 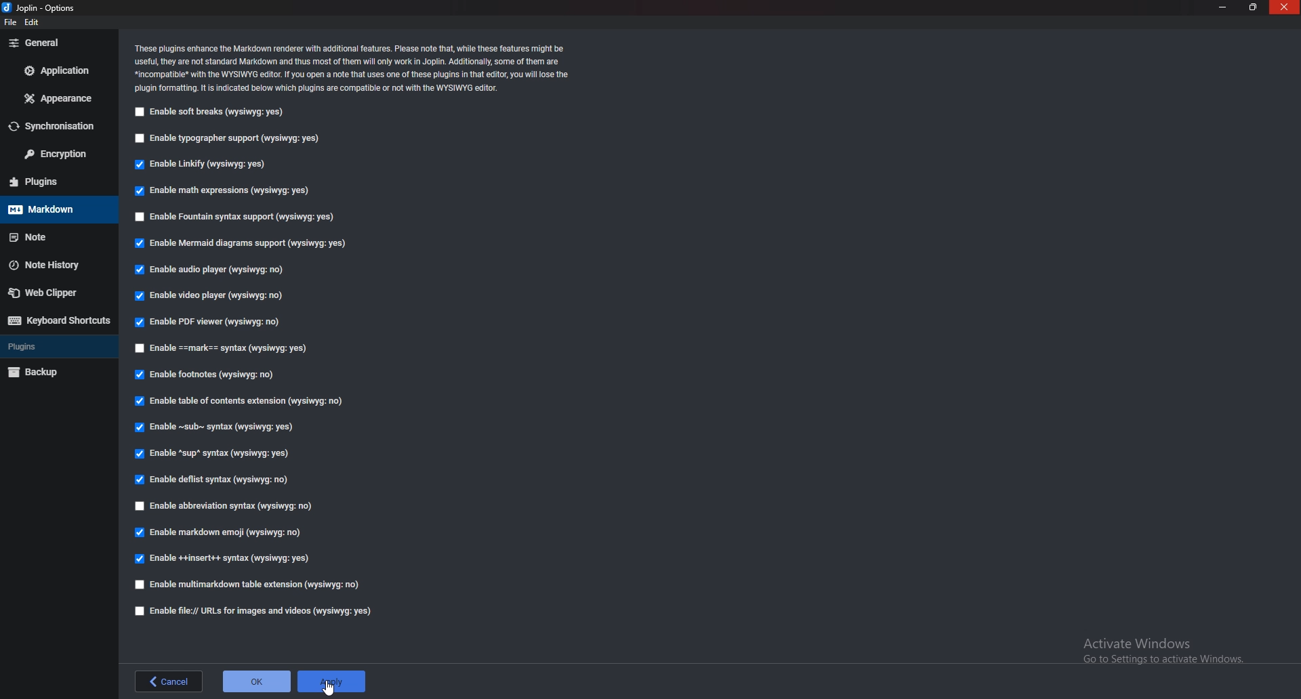 What do you see at coordinates (50, 263) in the screenshot?
I see `Note history` at bounding box center [50, 263].